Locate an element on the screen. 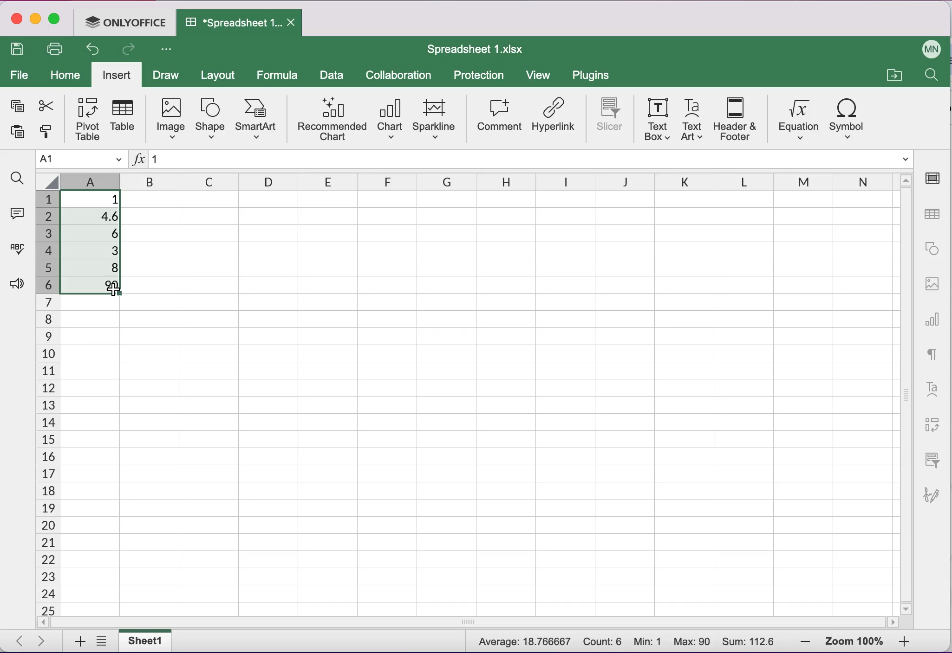 This screenshot has height=653, width=952. User name is located at coordinates (928, 48).